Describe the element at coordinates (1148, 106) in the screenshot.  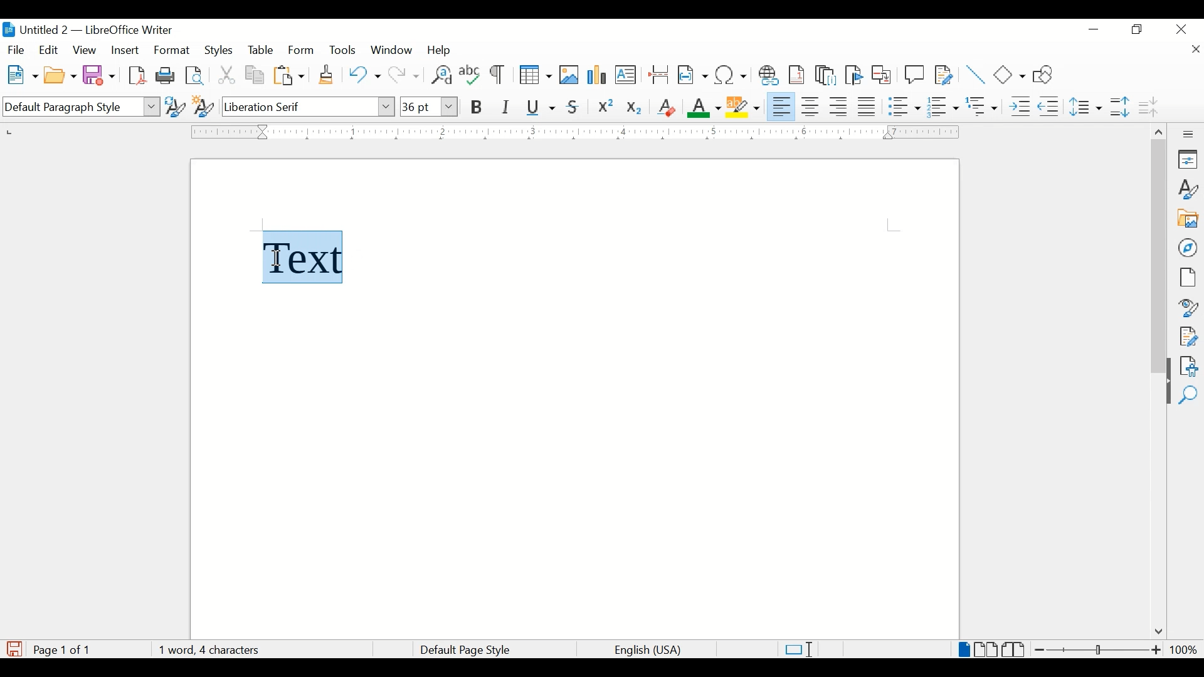
I see `decrease paragraph spacing` at that location.